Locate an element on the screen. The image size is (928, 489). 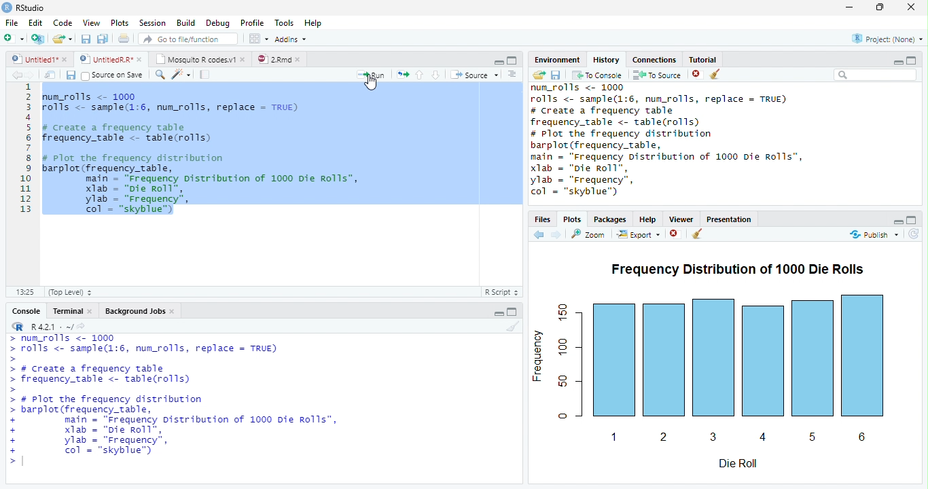
Clear is located at coordinates (512, 326).